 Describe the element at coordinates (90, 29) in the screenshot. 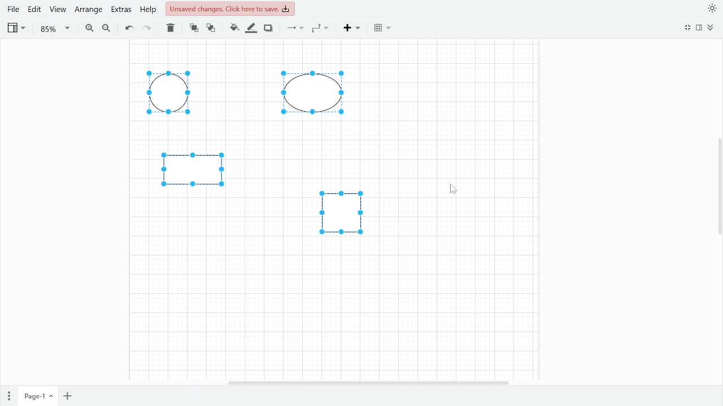

I see `Zoom in` at that location.